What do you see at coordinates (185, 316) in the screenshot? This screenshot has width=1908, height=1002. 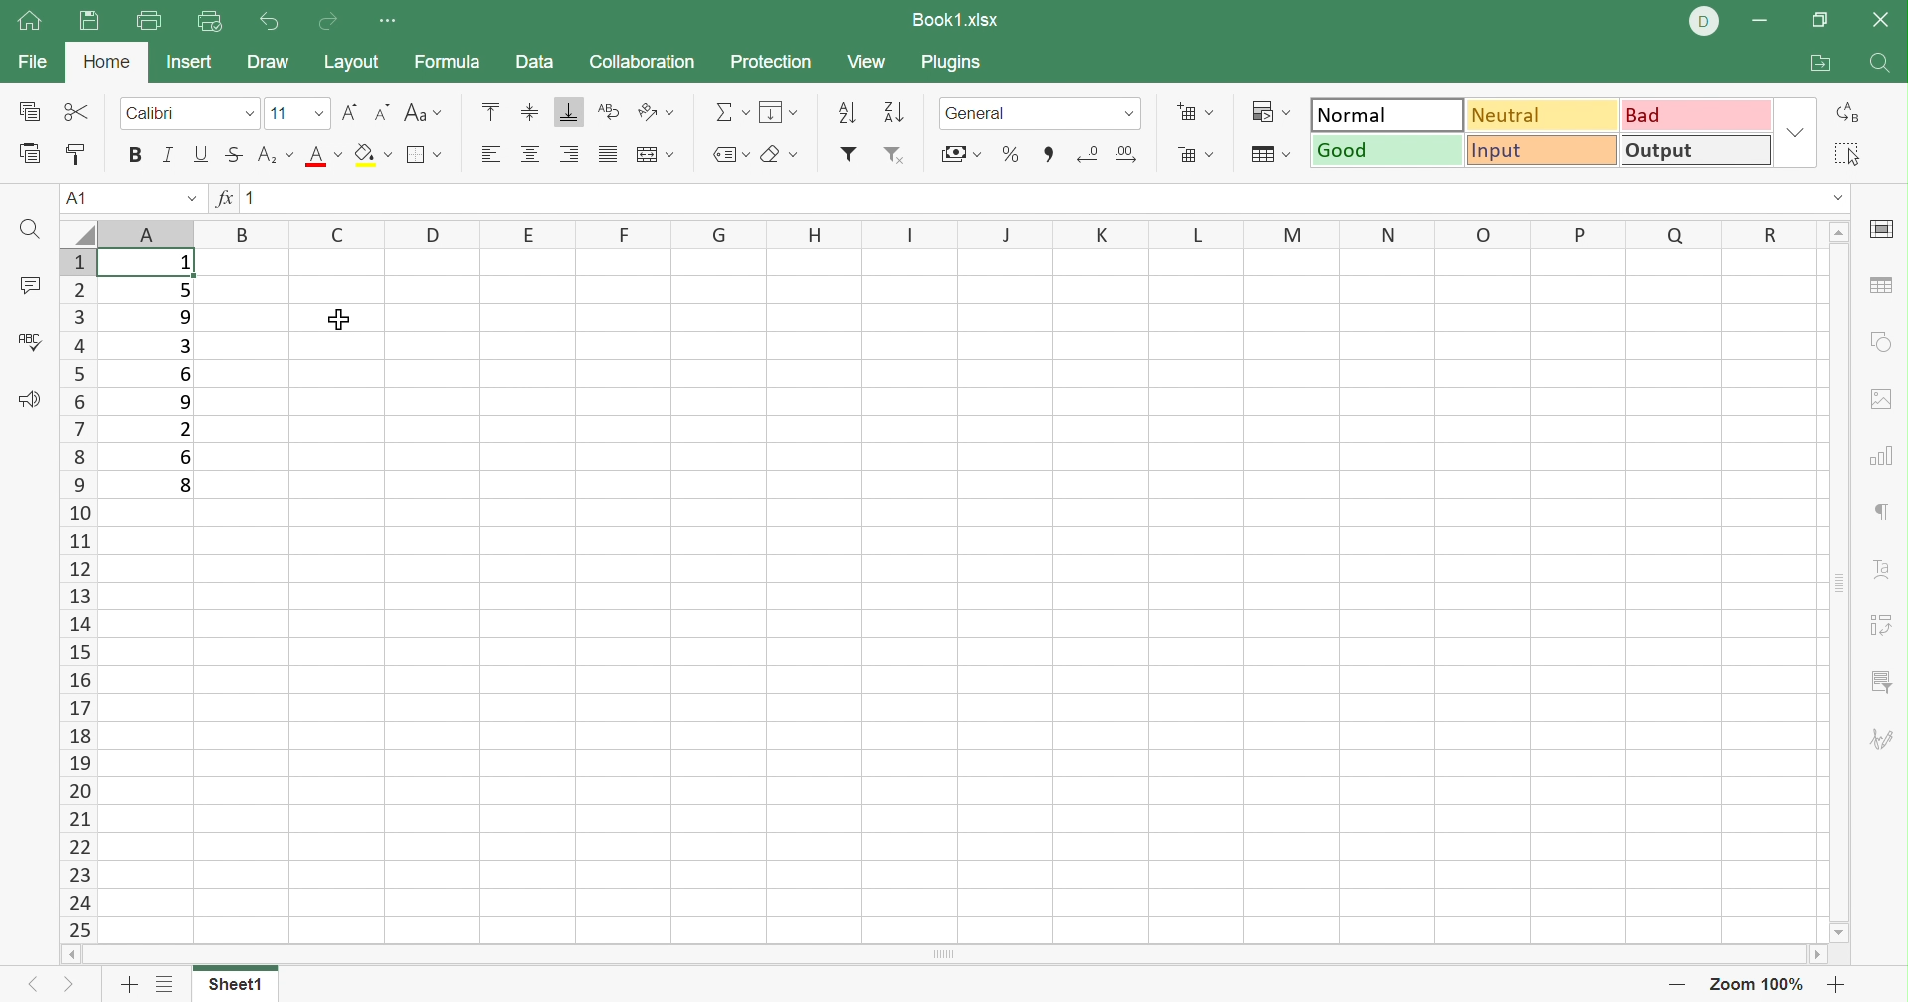 I see `9` at bounding box center [185, 316].